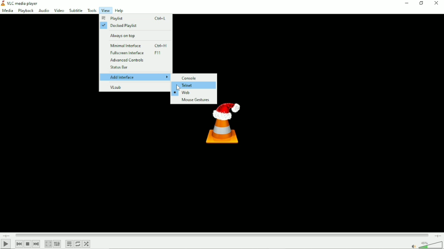 The height and width of the screenshot is (249, 444). What do you see at coordinates (130, 60) in the screenshot?
I see `Advanced controls` at bounding box center [130, 60].